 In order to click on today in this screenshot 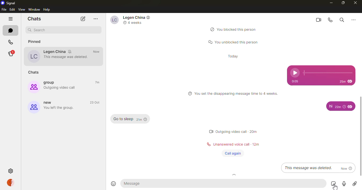, I will do `click(234, 56)`.